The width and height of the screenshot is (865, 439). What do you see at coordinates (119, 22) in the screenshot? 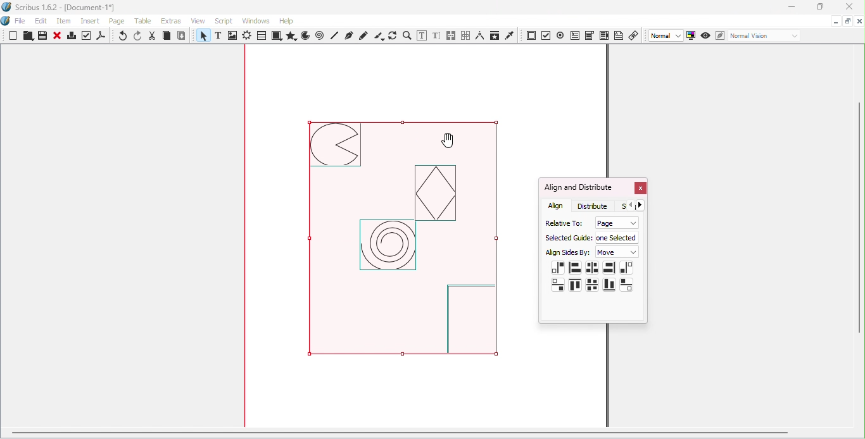
I see `Page` at bounding box center [119, 22].